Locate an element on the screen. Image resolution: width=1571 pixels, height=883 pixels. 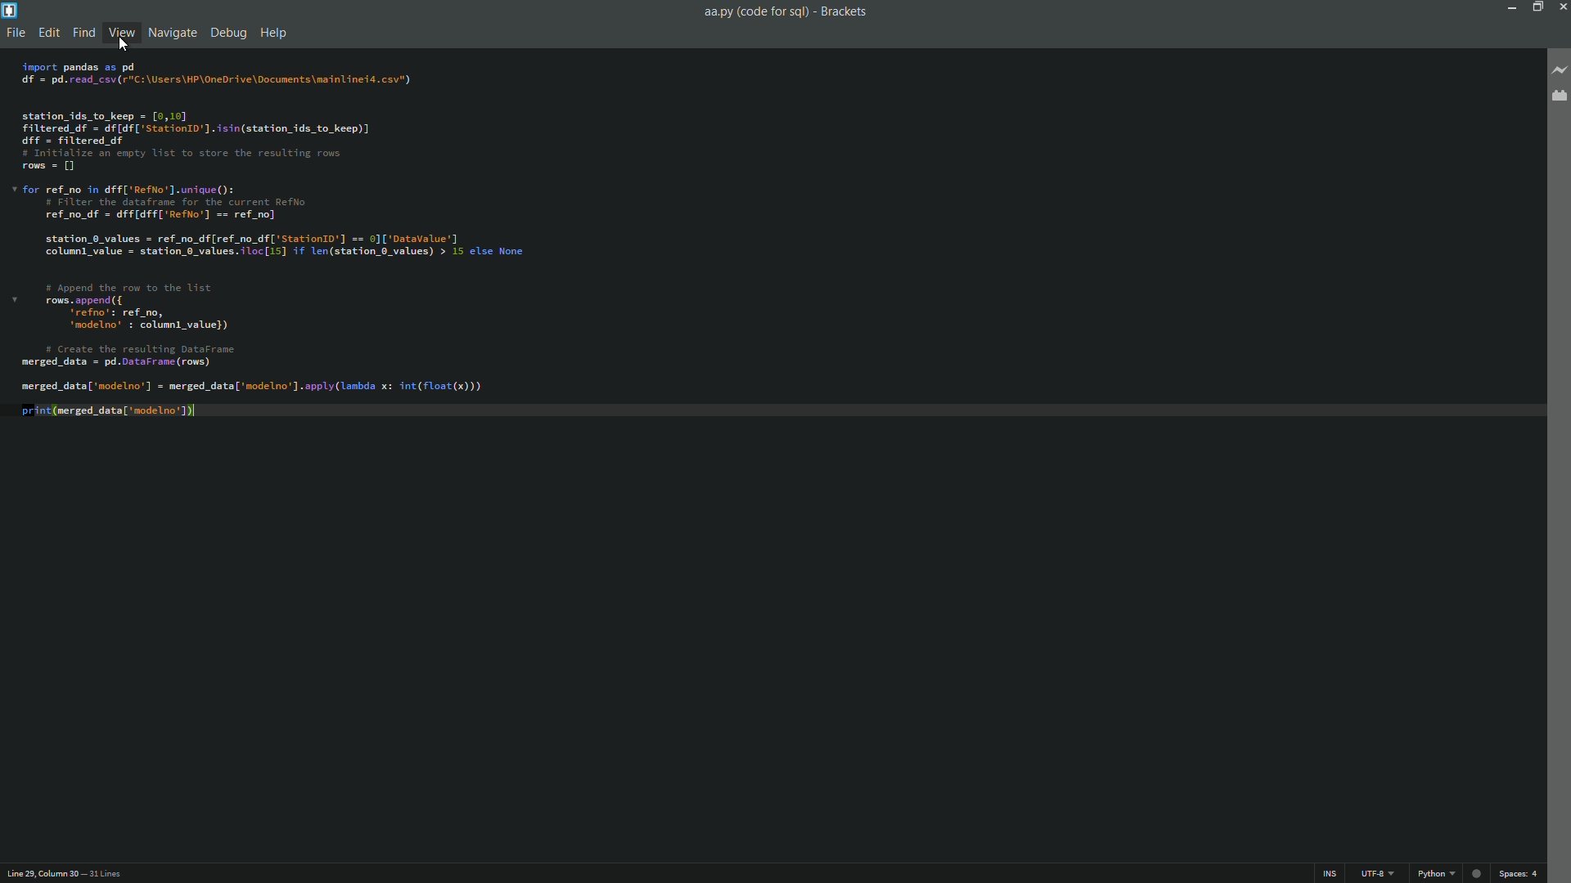
cursor position is located at coordinates (39, 873).